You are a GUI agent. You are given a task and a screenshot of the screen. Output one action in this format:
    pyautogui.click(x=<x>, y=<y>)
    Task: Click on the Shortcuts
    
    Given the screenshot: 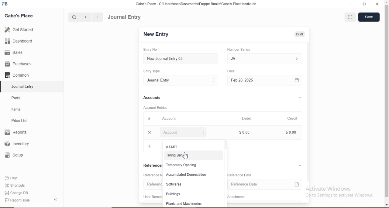 What is the action you would take?
    pyautogui.click(x=14, y=185)
    